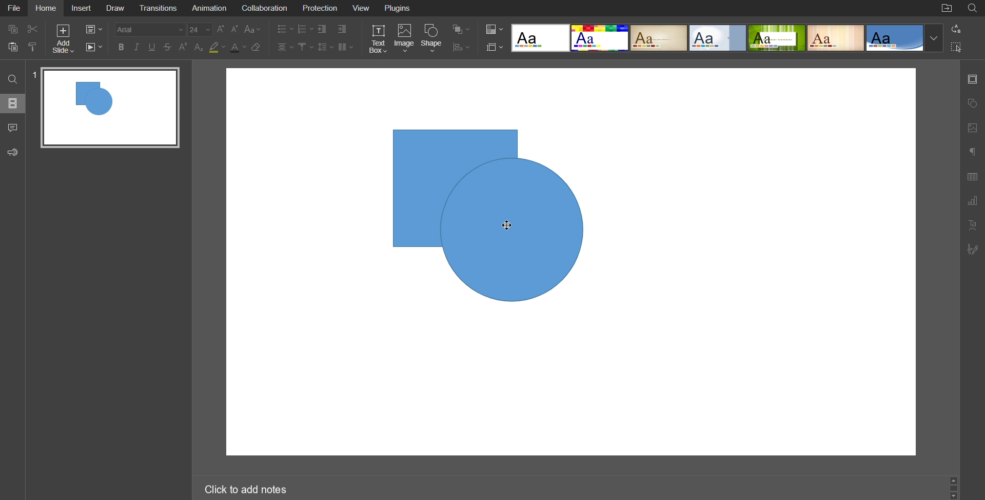 Image resolution: width=985 pixels, height=500 pixels. Describe the element at coordinates (200, 48) in the screenshot. I see `Subscript` at that location.